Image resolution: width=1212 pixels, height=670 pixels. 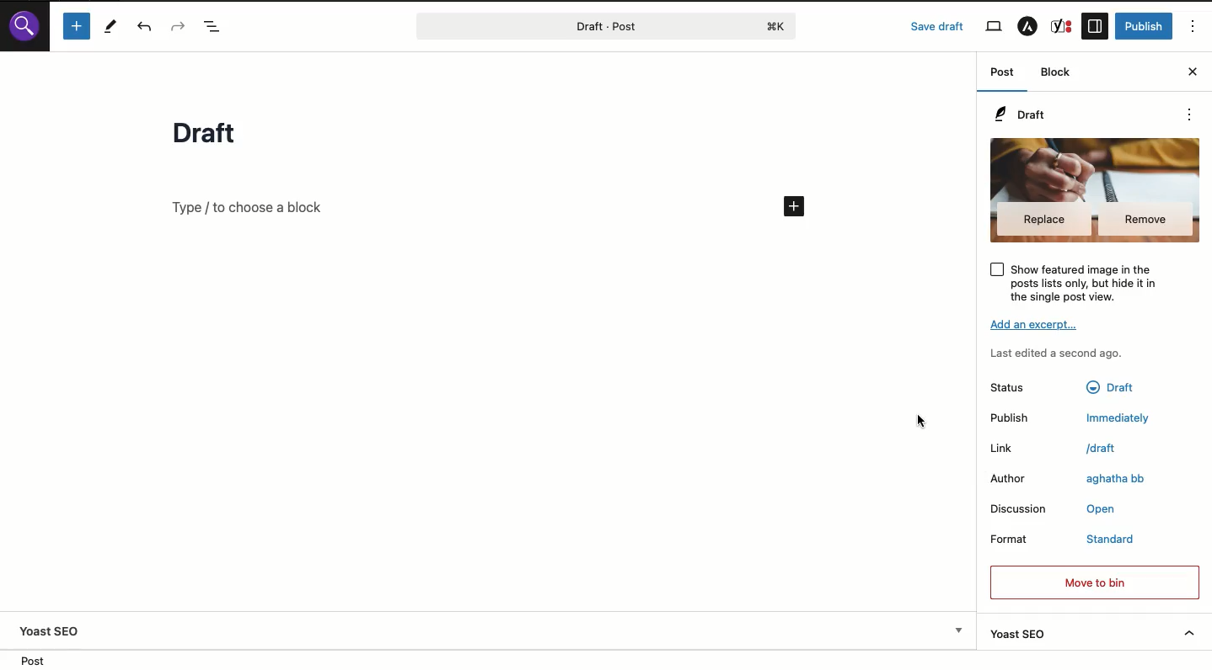 I want to click on Undo, so click(x=147, y=27).